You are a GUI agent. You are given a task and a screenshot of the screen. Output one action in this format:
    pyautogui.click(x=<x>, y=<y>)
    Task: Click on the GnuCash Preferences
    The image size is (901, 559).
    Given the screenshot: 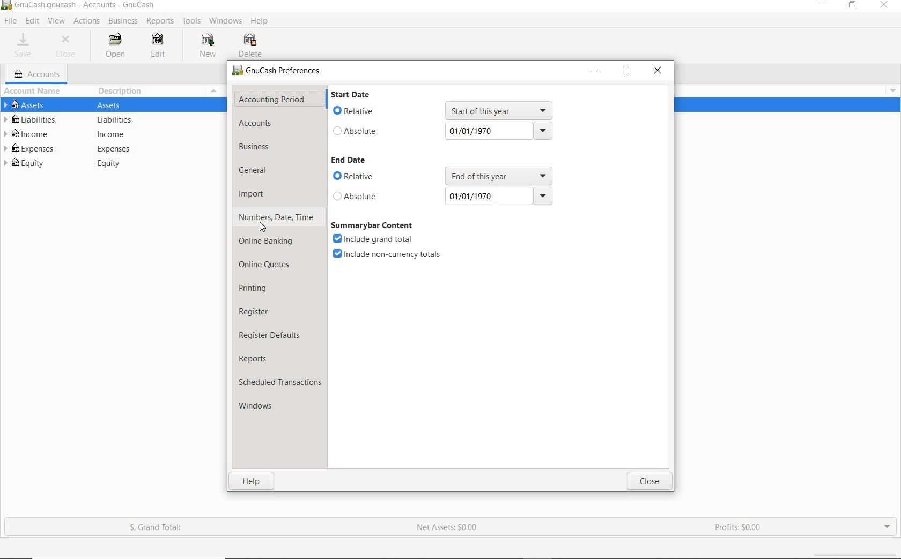 What is the action you would take?
    pyautogui.click(x=277, y=71)
    